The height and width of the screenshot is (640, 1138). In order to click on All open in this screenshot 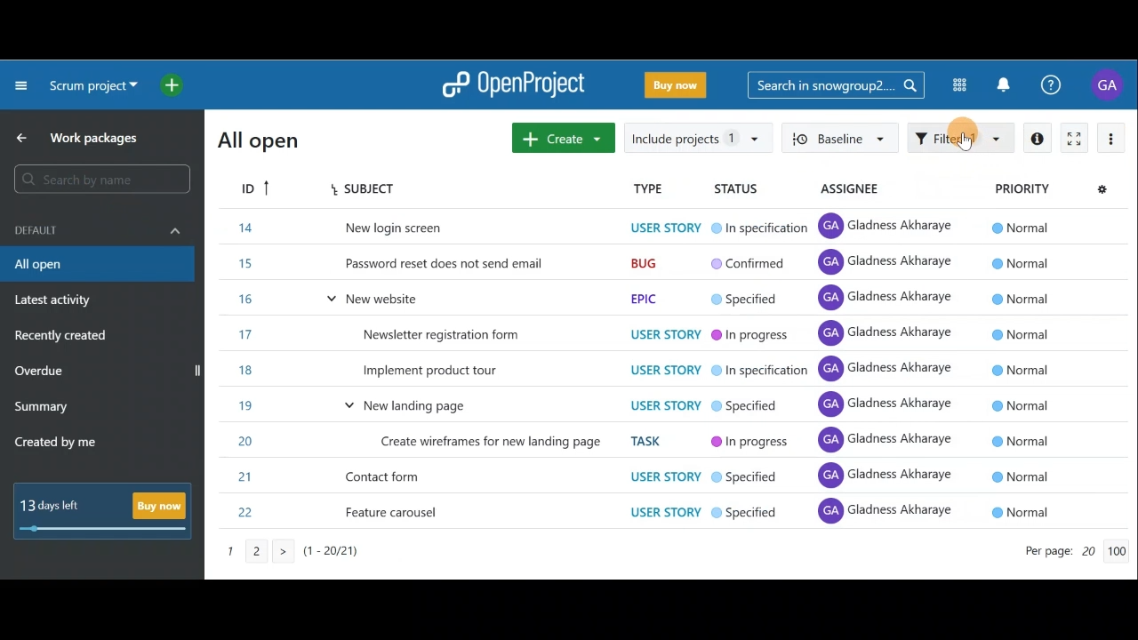, I will do `click(96, 265)`.